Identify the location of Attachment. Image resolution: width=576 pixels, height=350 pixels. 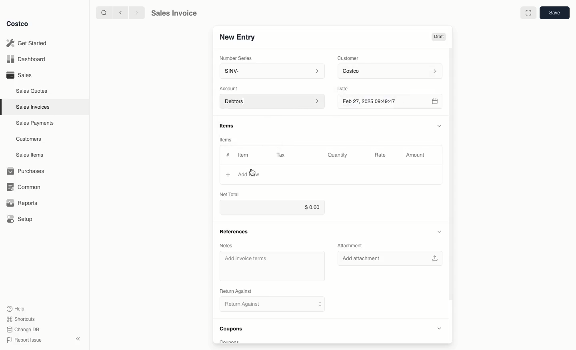
(352, 246).